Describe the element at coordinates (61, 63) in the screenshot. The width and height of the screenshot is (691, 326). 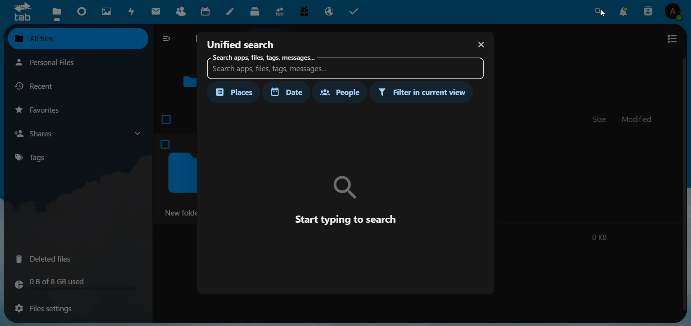
I see `personal` at that location.